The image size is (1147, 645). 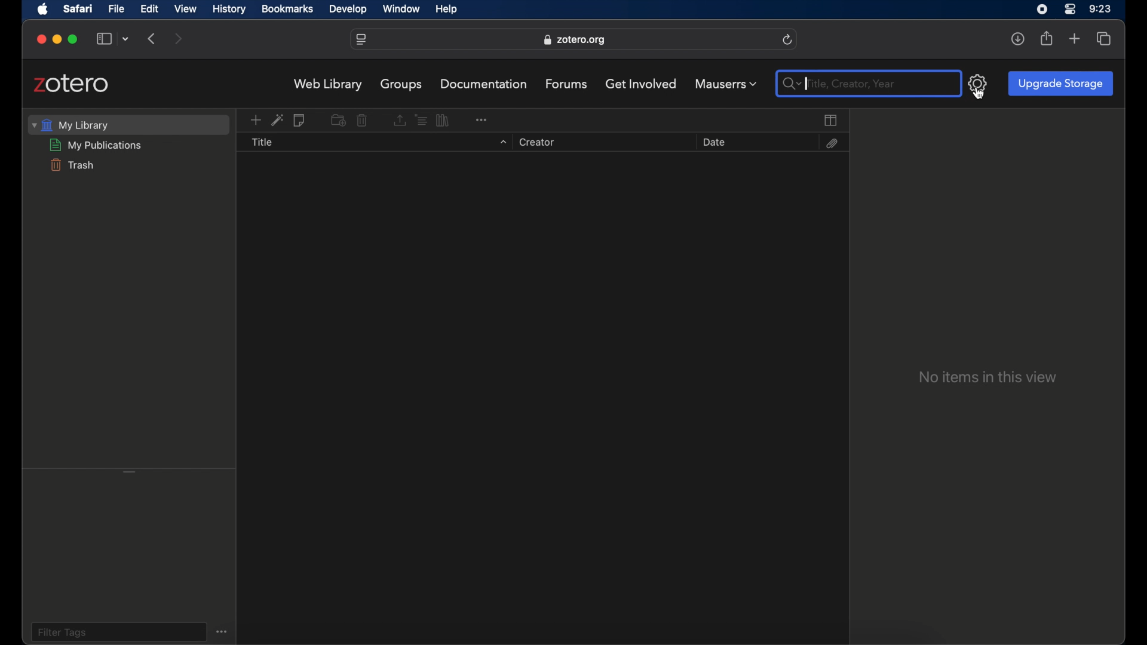 I want to click on safari, so click(x=78, y=8).